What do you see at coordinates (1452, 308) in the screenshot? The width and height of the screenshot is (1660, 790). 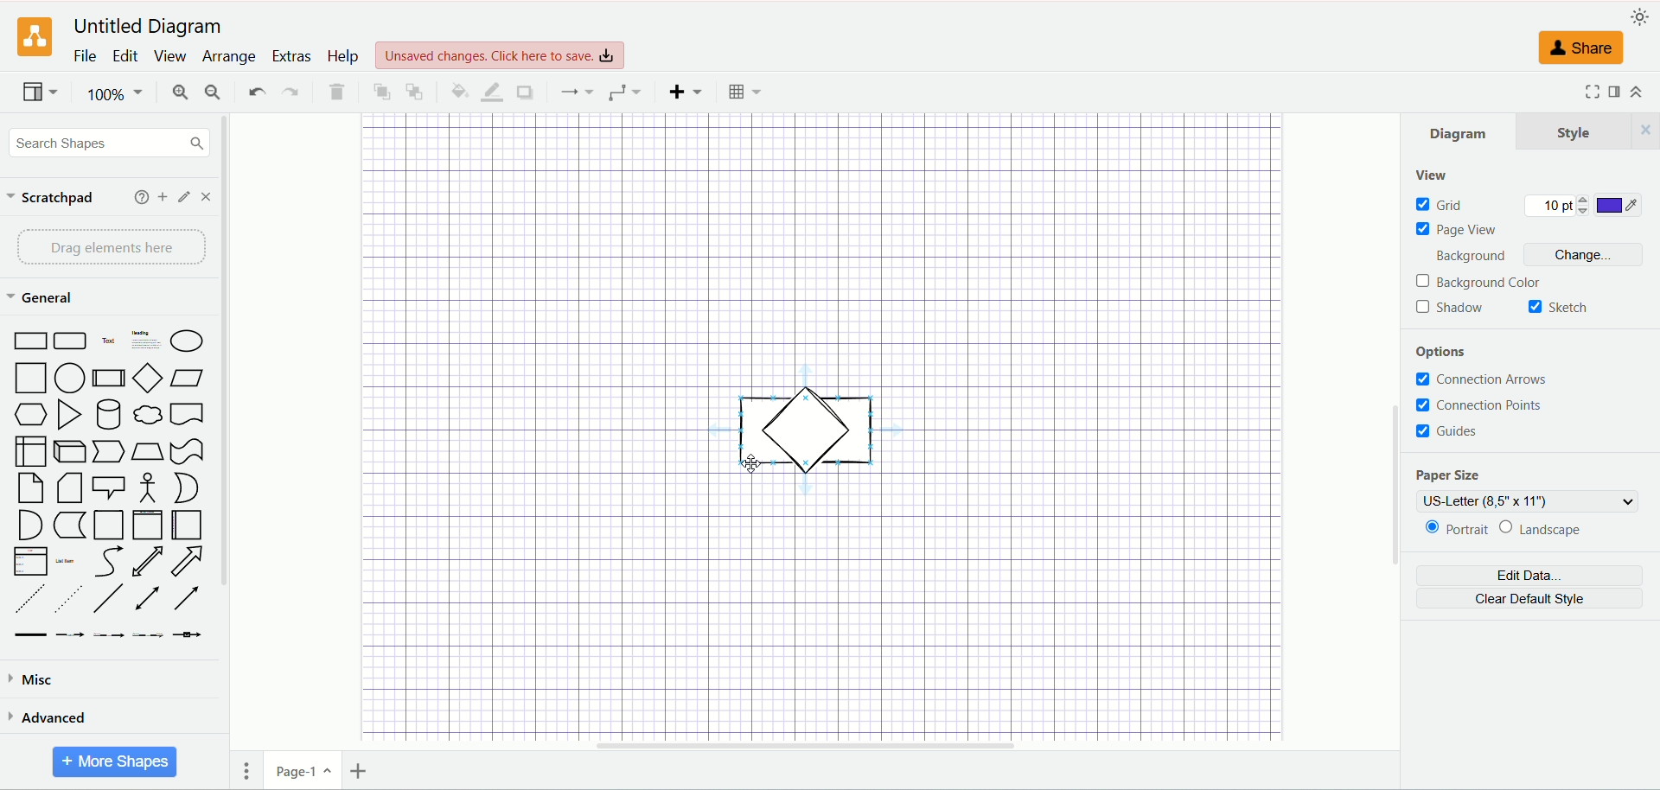 I see `shadow` at bounding box center [1452, 308].